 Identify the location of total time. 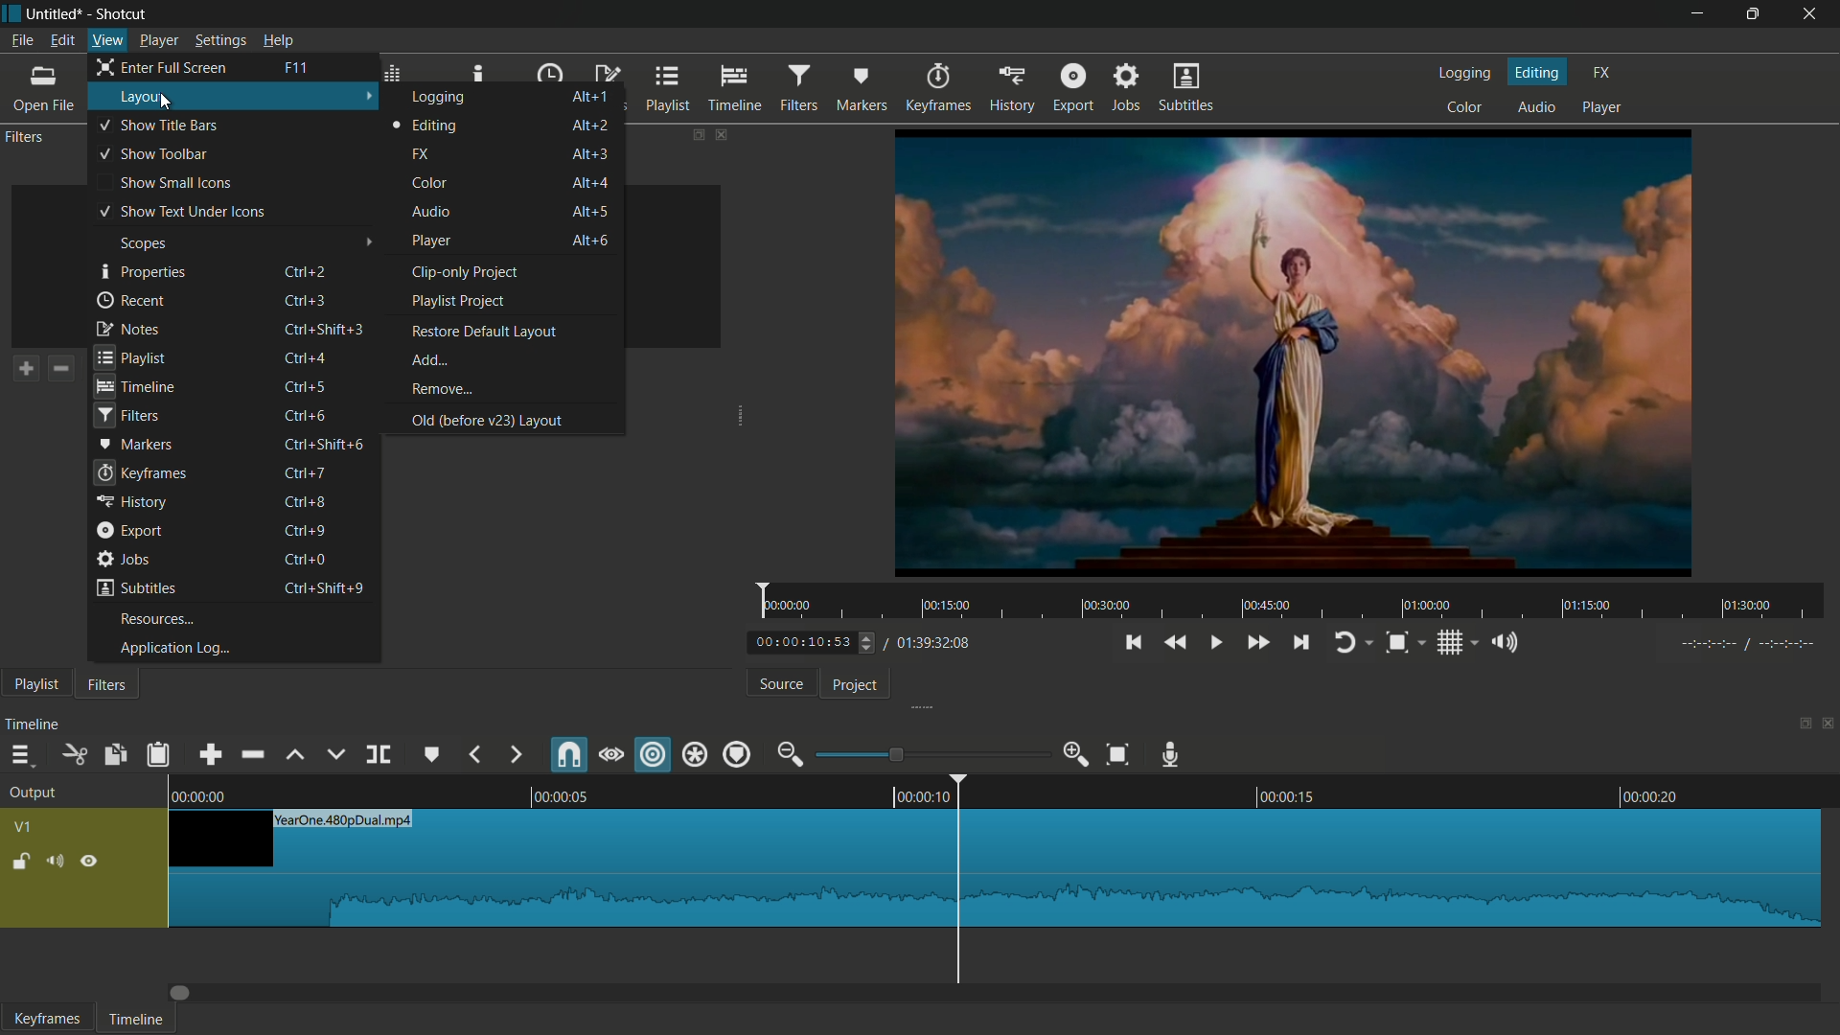
(930, 644).